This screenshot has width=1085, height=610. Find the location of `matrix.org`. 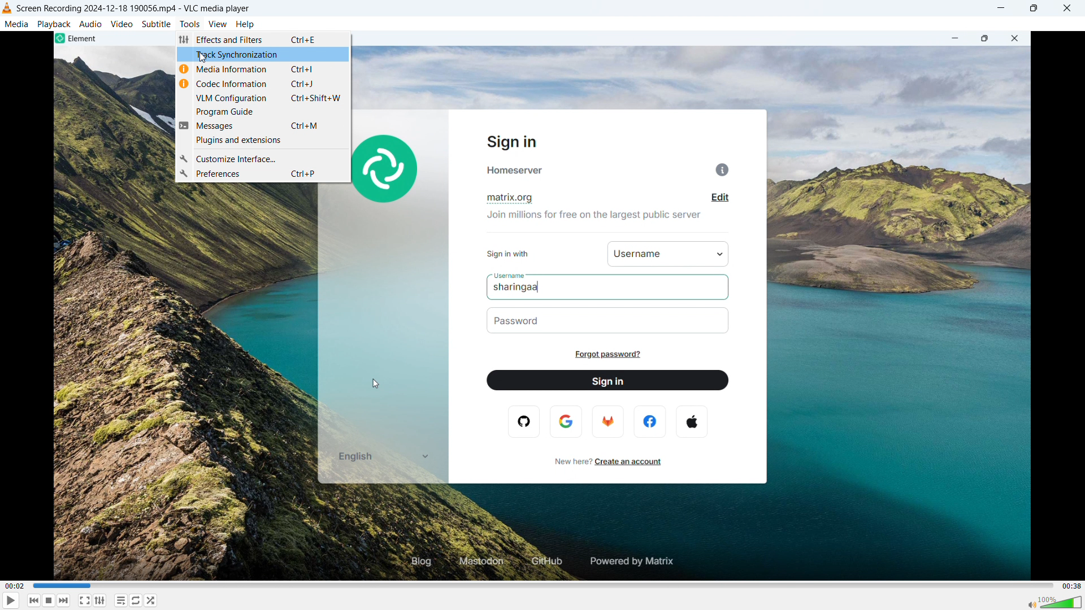

matrix.org is located at coordinates (513, 198).